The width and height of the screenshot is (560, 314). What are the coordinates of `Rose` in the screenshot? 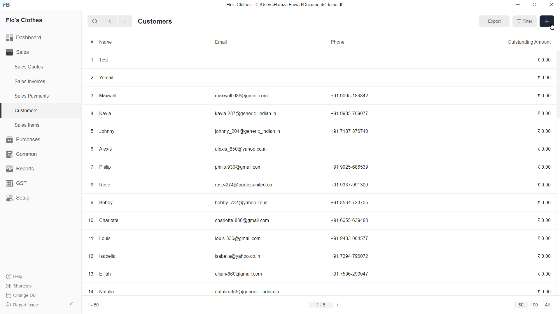 It's located at (106, 185).